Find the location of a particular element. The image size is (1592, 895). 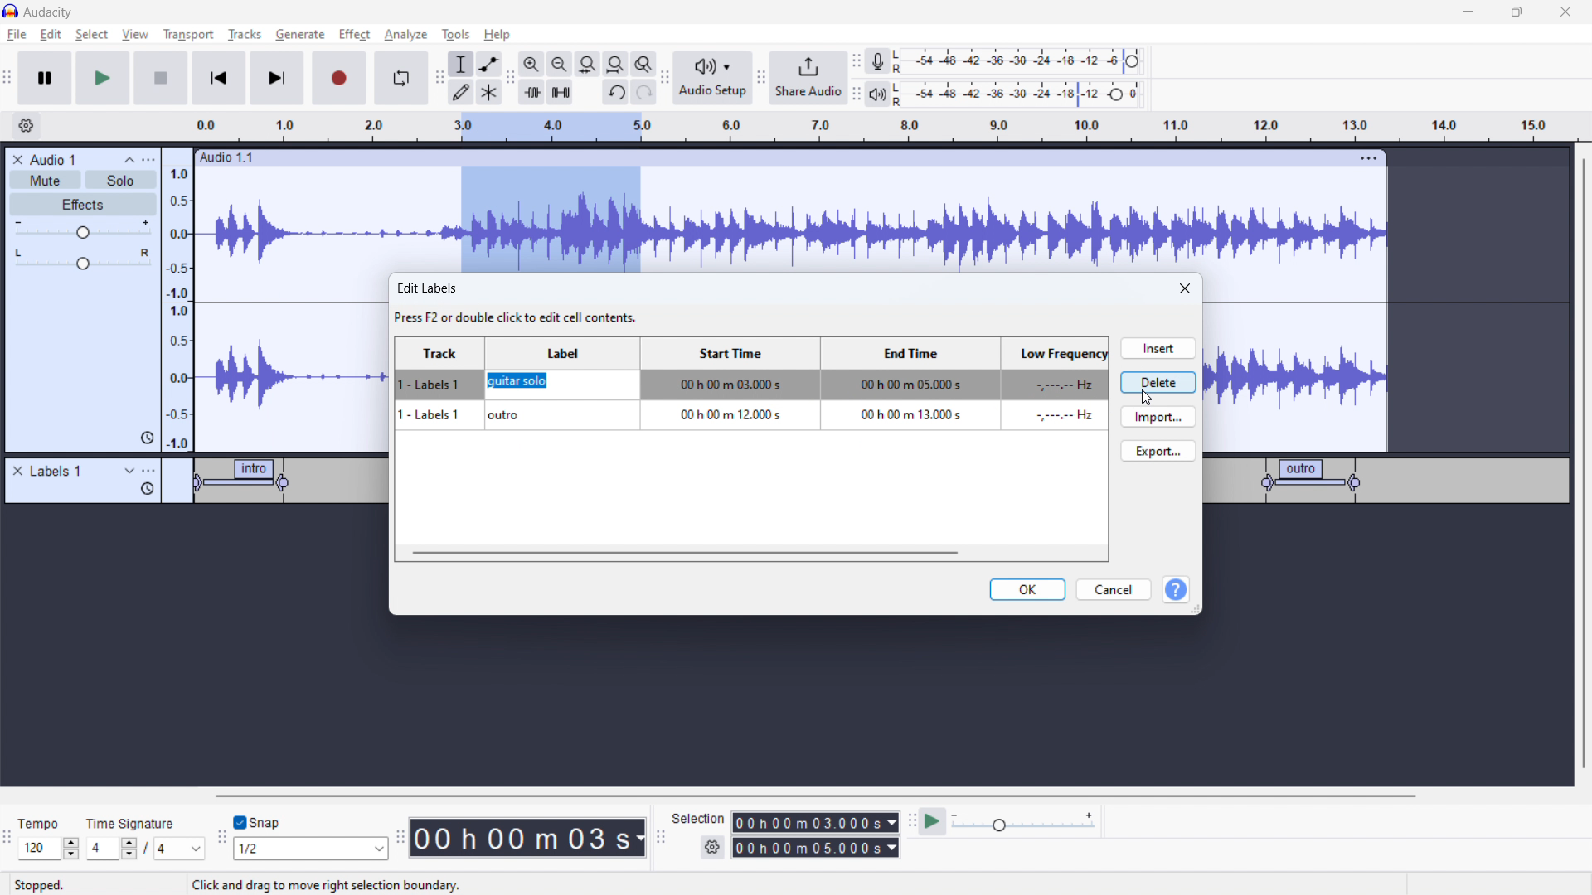

recording level is located at coordinates (1028, 61).